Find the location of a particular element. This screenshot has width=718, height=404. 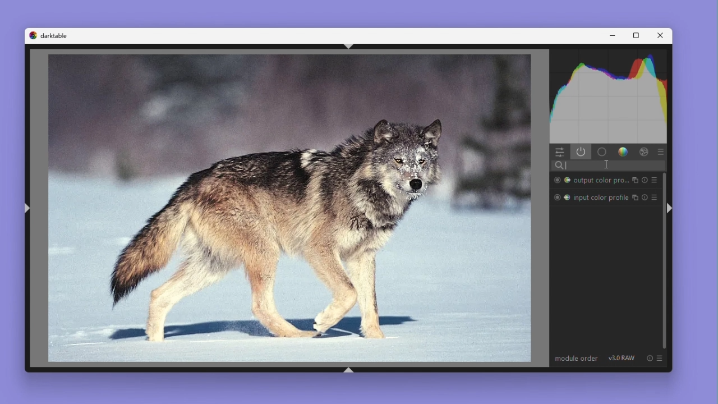

reset is located at coordinates (645, 198).